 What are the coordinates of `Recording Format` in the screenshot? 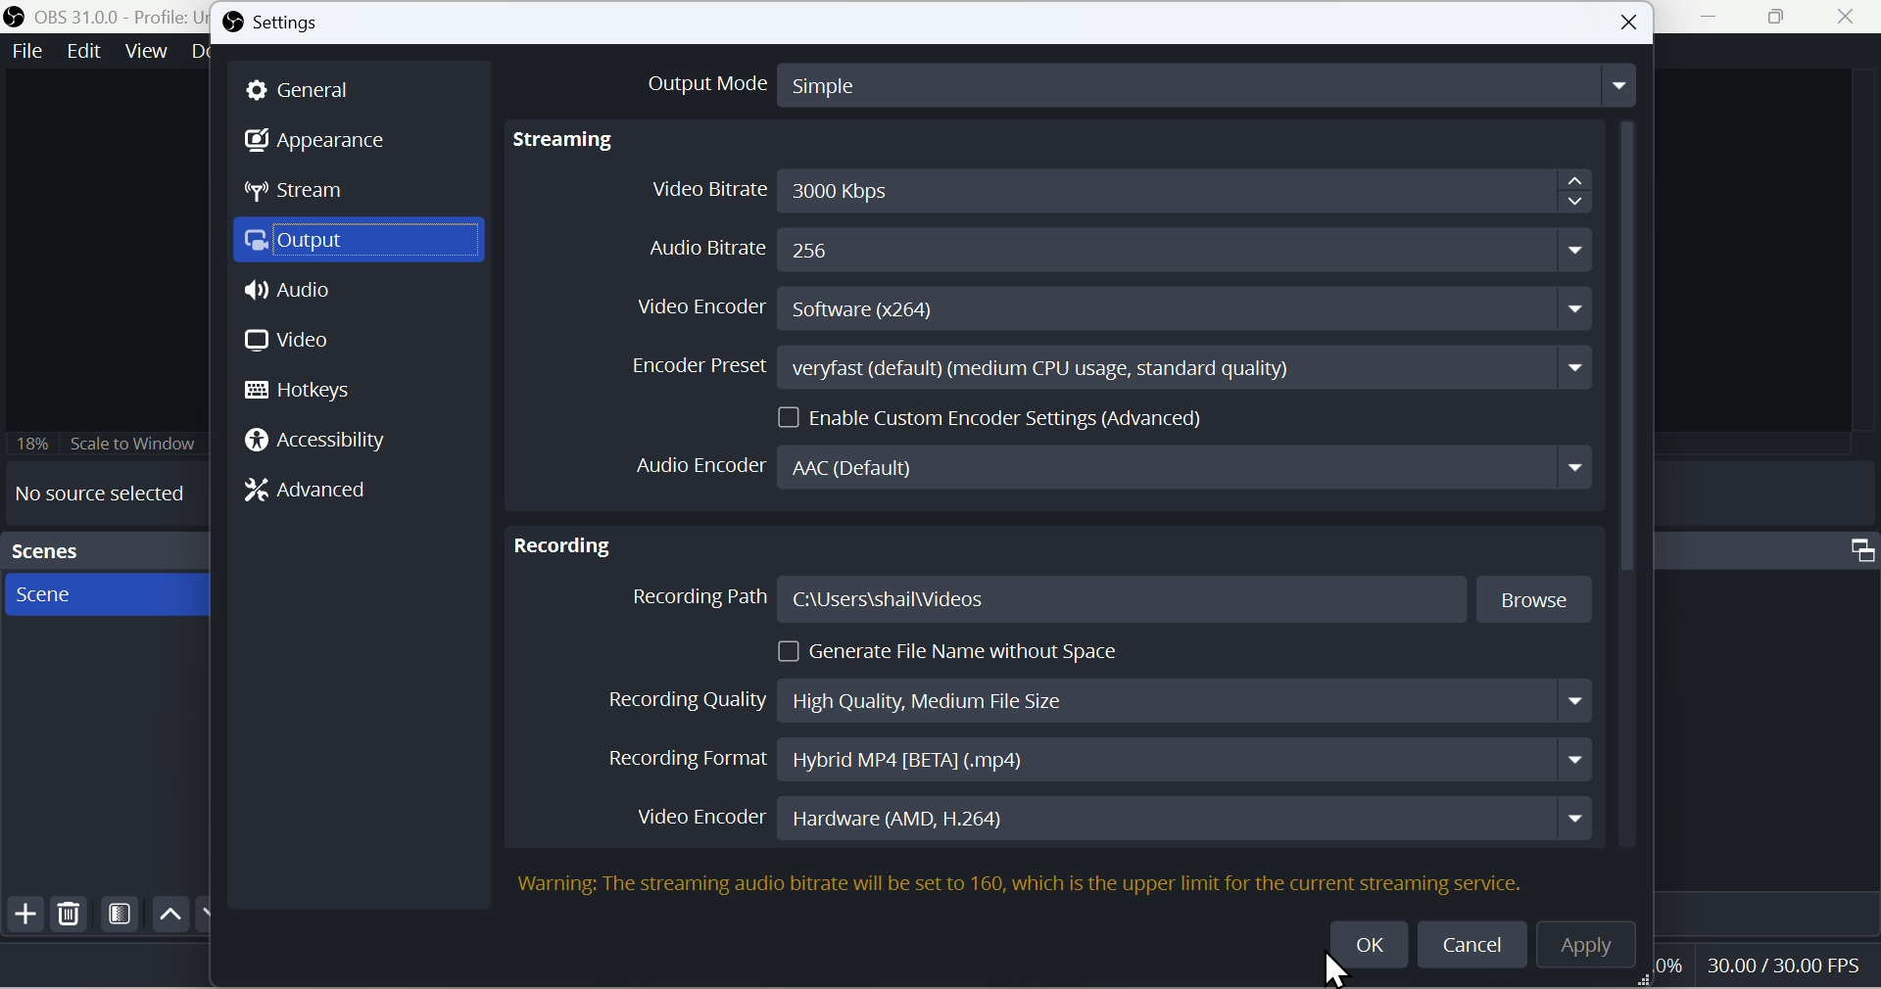 It's located at (1091, 760).